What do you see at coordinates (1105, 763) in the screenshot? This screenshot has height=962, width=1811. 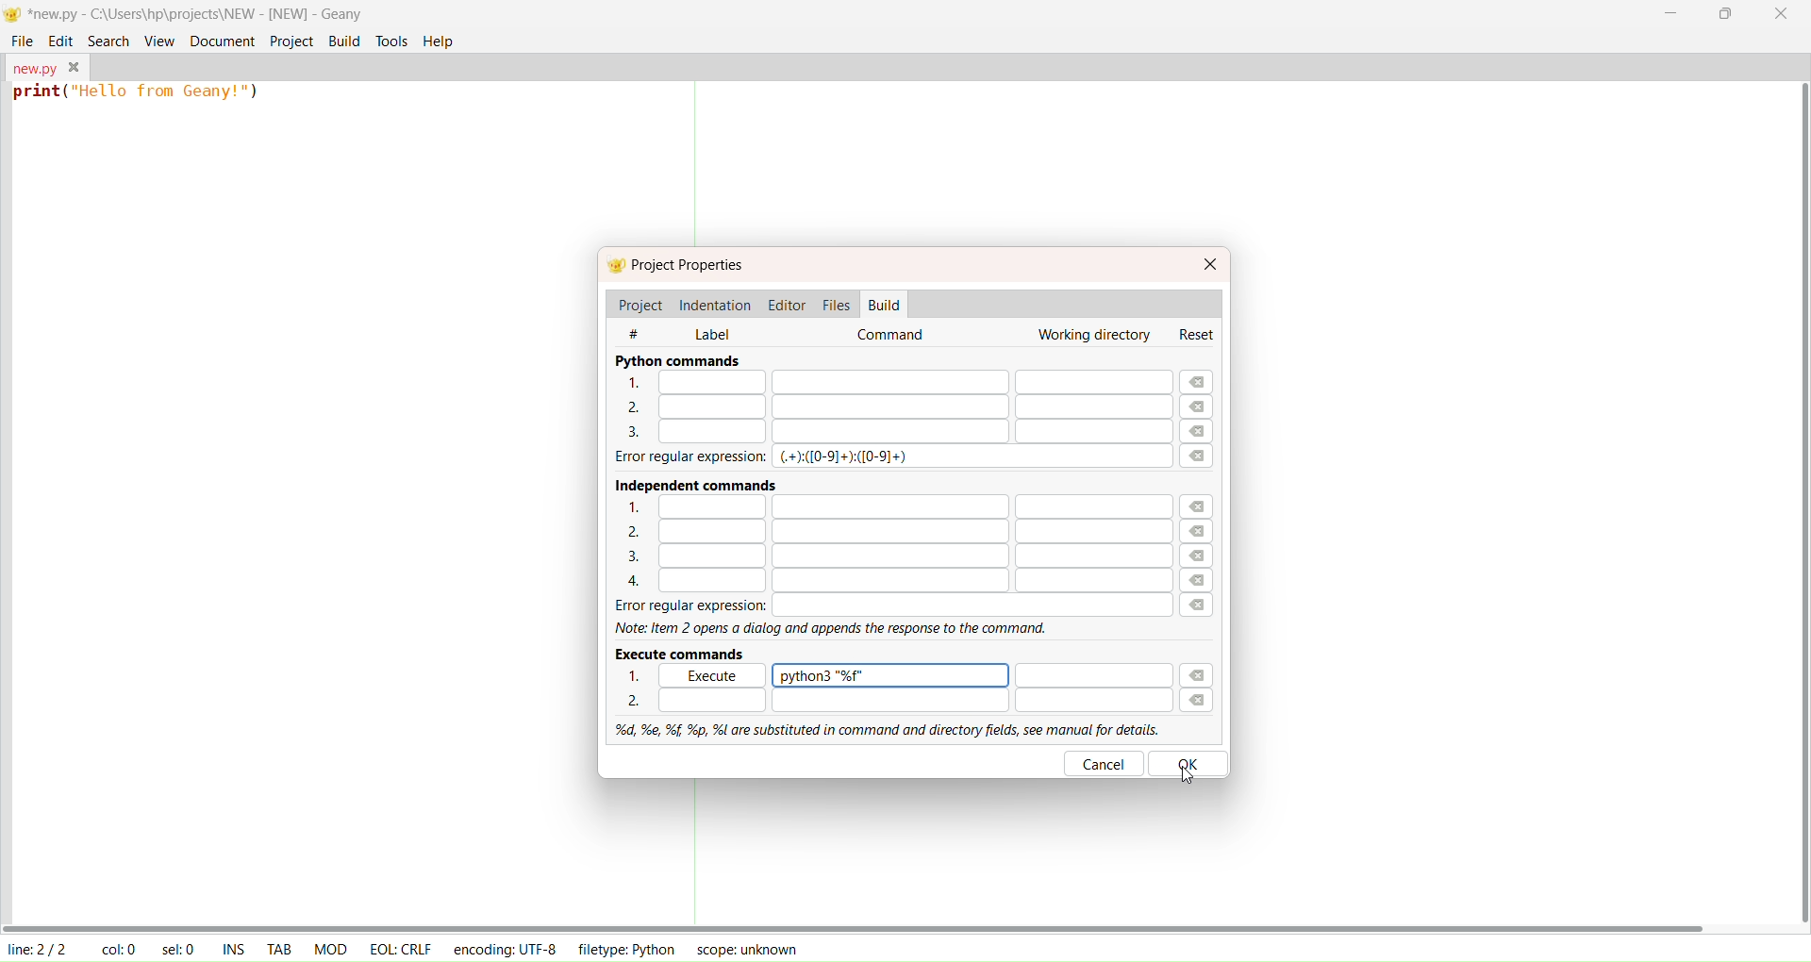 I see `cancel` at bounding box center [1105, 763].